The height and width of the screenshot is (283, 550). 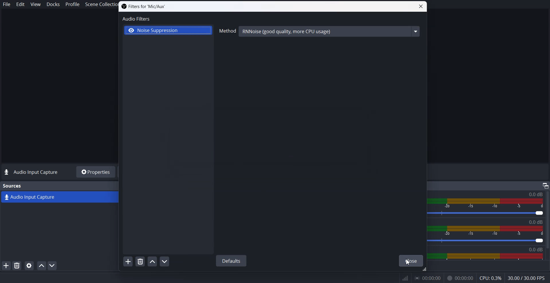 I want to click on Noise Suppression, so click(x=168, y=31).